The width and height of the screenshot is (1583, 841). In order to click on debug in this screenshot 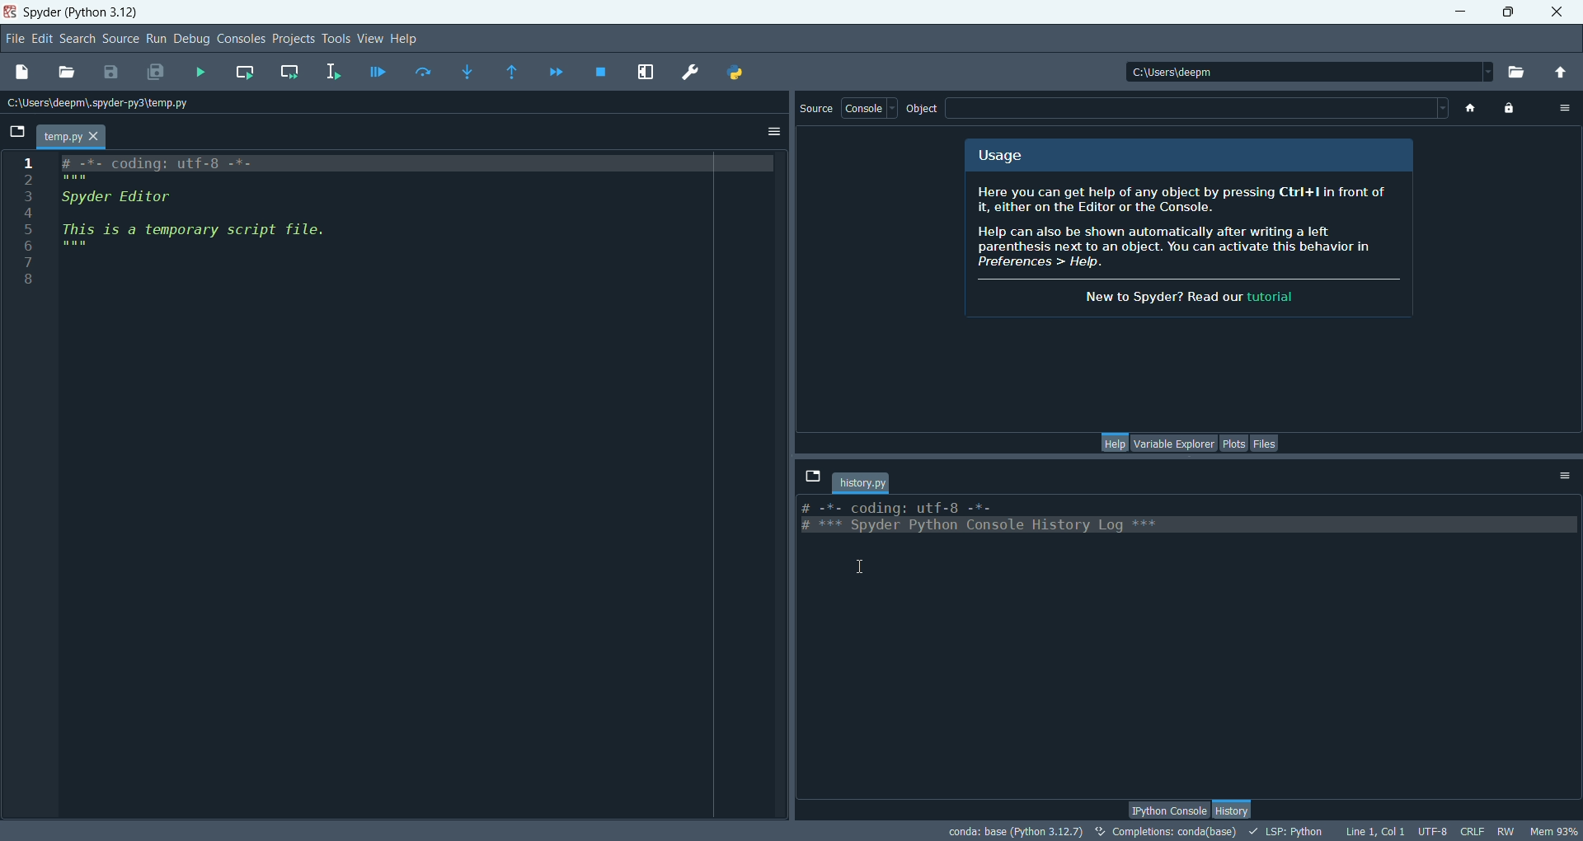, I will do `click(190, 40)`.